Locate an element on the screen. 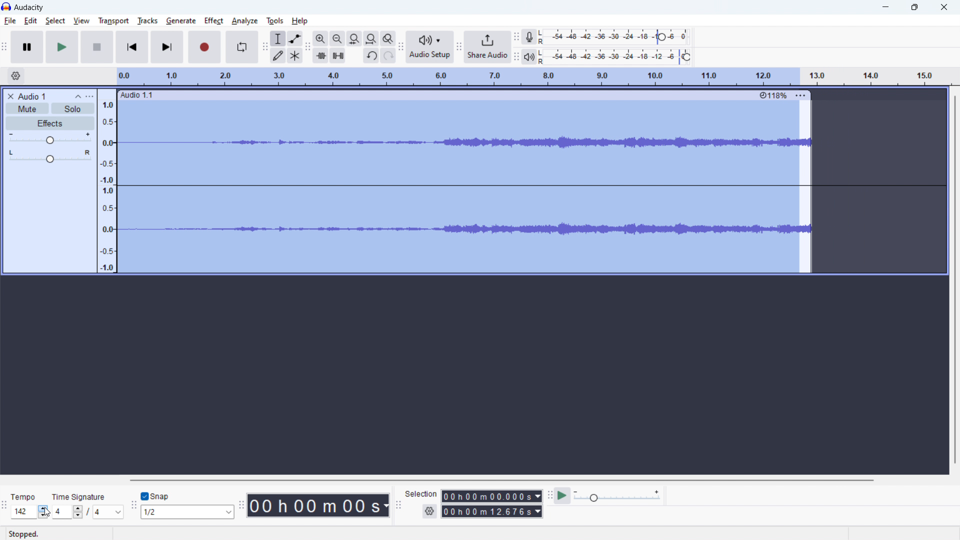 This screenshot has width=960, height=540. record level is located at coordinates (626, 56).